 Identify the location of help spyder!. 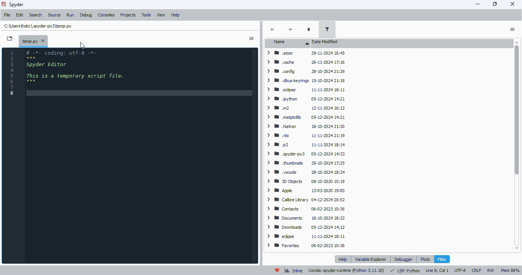
(277, 270).